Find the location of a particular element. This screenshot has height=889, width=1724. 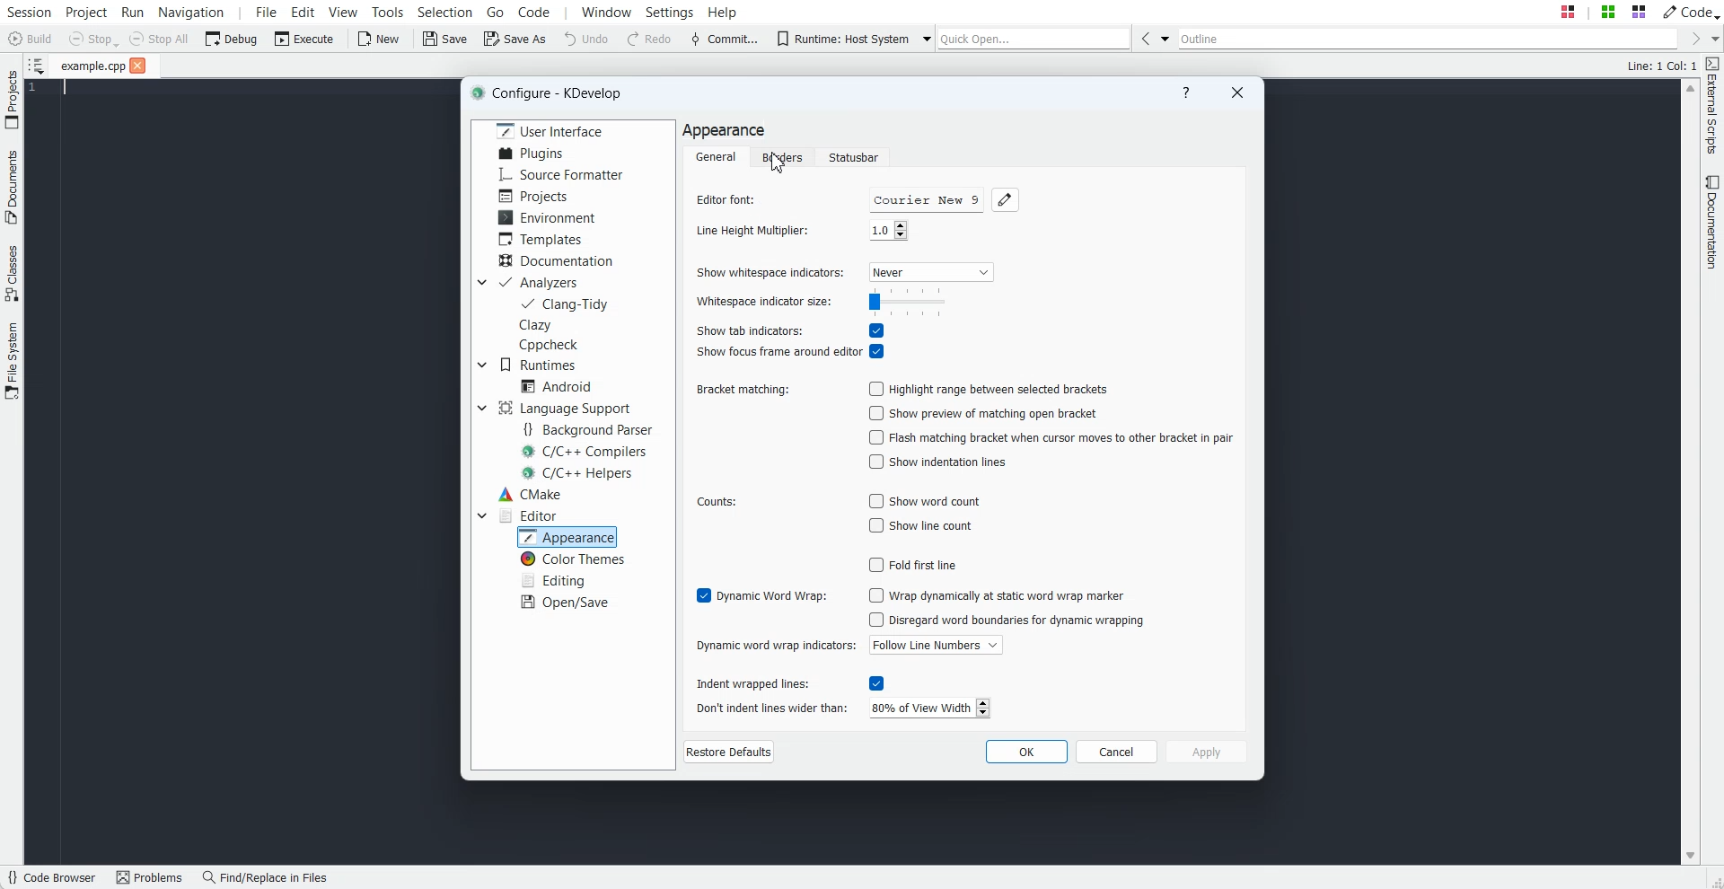

Drop down box is located at coordinates (1165, 38).